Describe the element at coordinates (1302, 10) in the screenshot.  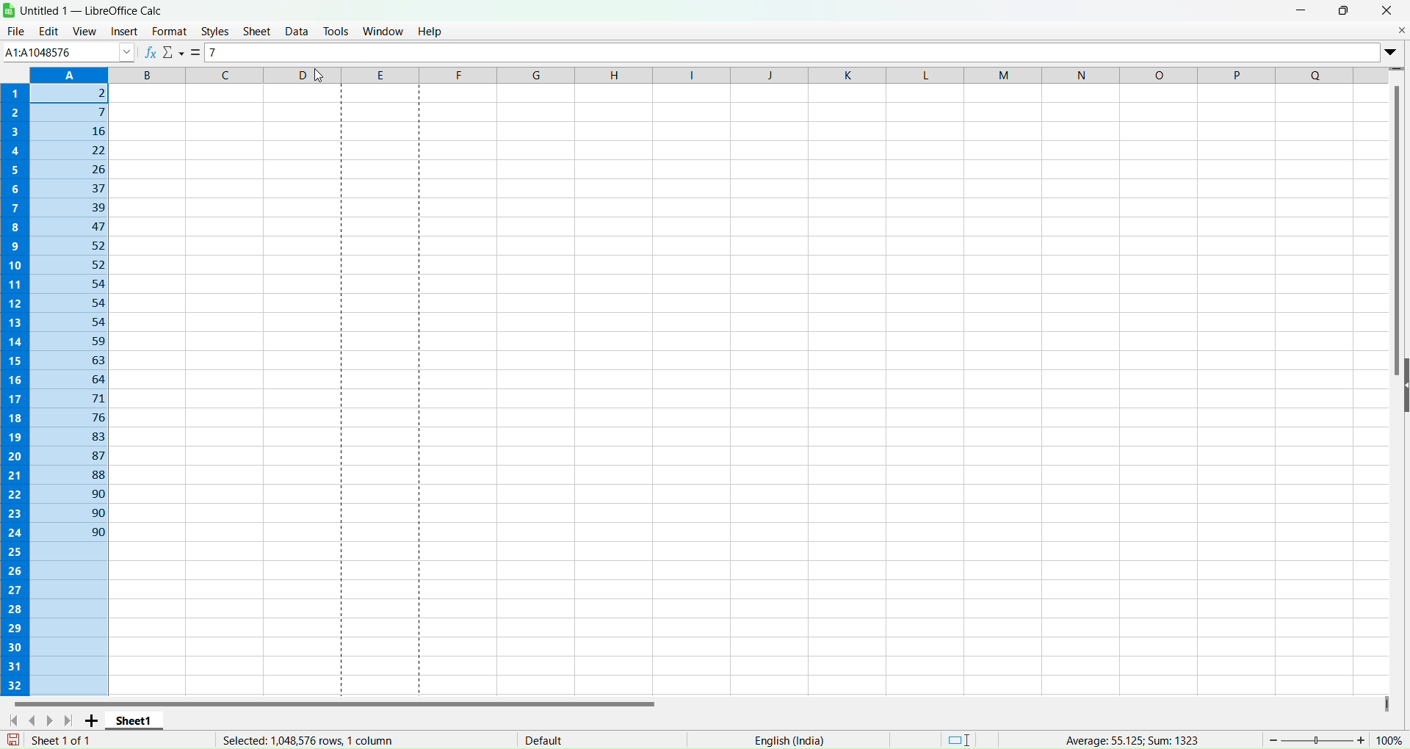
I see `Minimize` at that location.